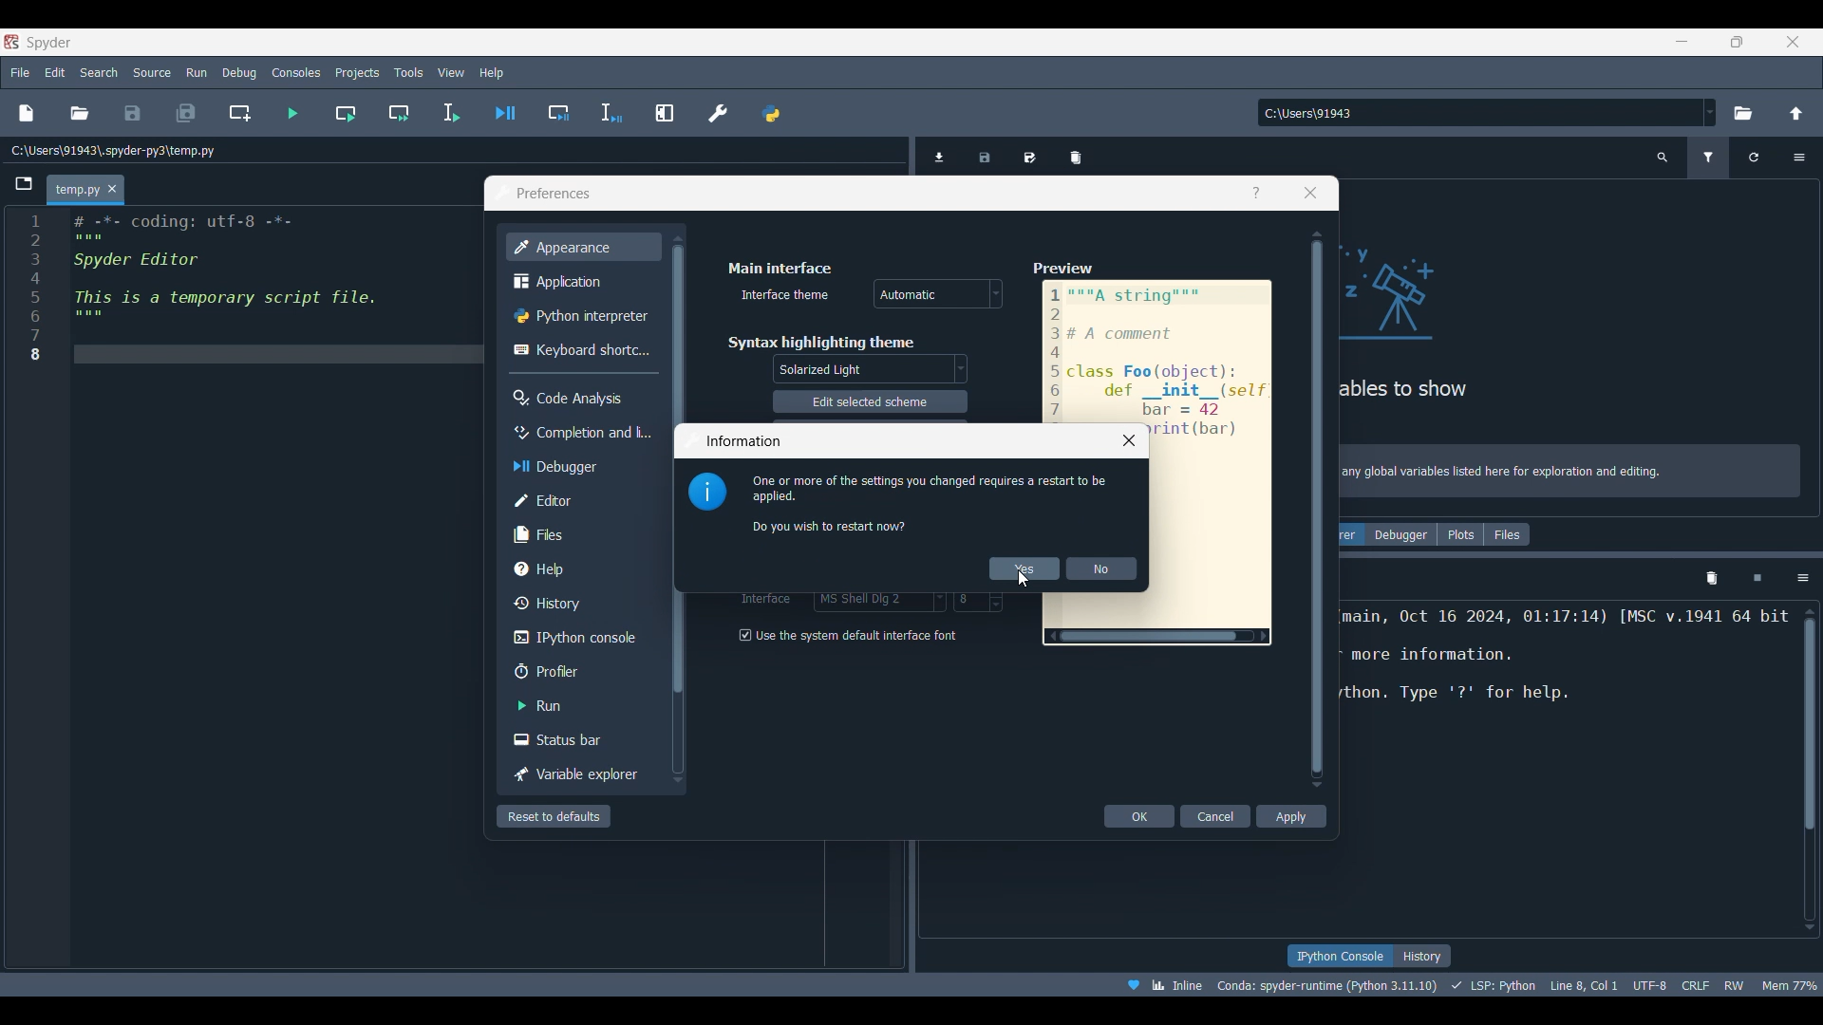 The width and height of the screenshot is (1823, 1025). Describe the element at coordinates (1754, 158) in the screenshot. I see `Refresh variables` at that location.